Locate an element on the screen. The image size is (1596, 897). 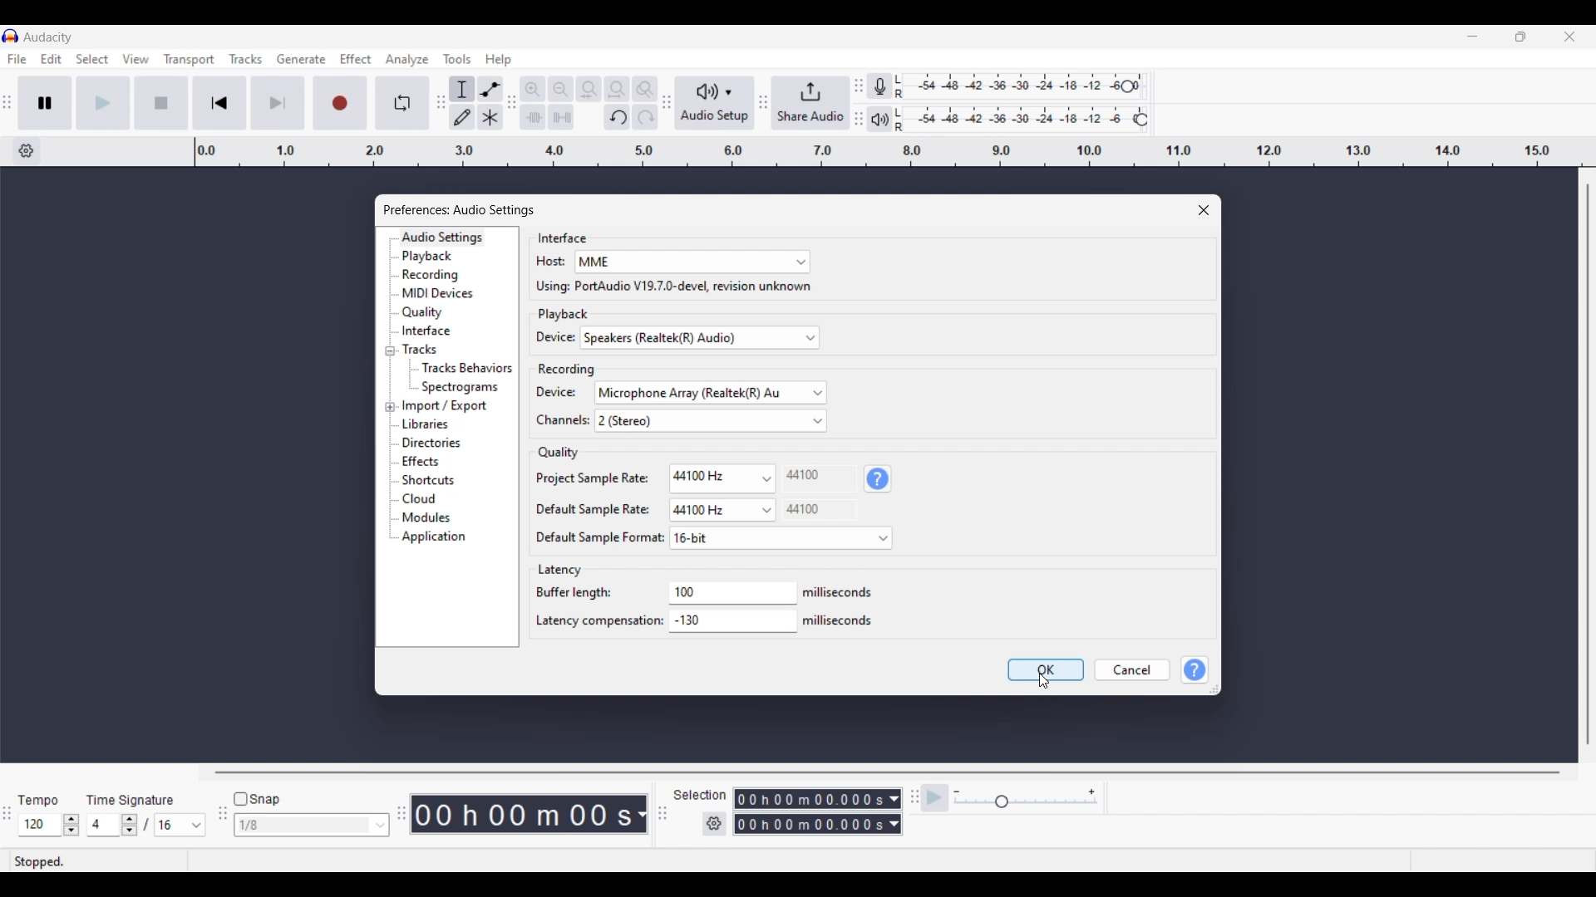
| Playback is located at coordinates (556, 315).